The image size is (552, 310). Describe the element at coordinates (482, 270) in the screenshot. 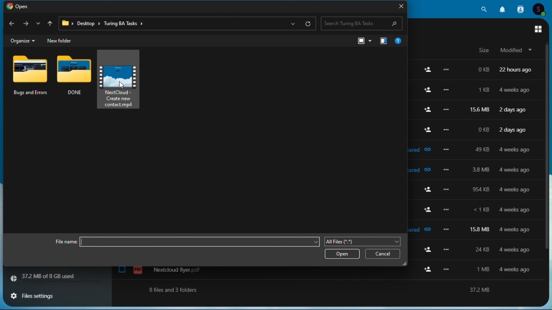

I see `1 mb` at that location.